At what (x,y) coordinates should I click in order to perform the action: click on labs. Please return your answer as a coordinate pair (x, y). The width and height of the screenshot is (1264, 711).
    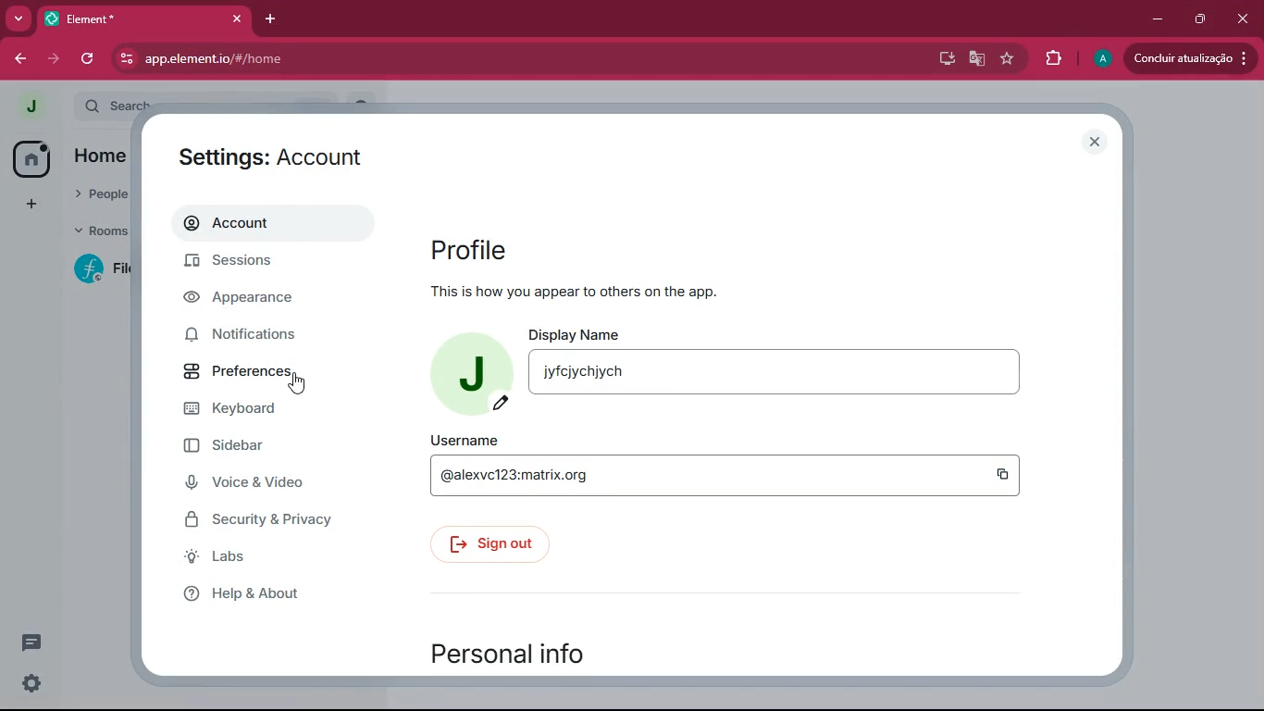
    Looking at the image, I should click on (258, 561).